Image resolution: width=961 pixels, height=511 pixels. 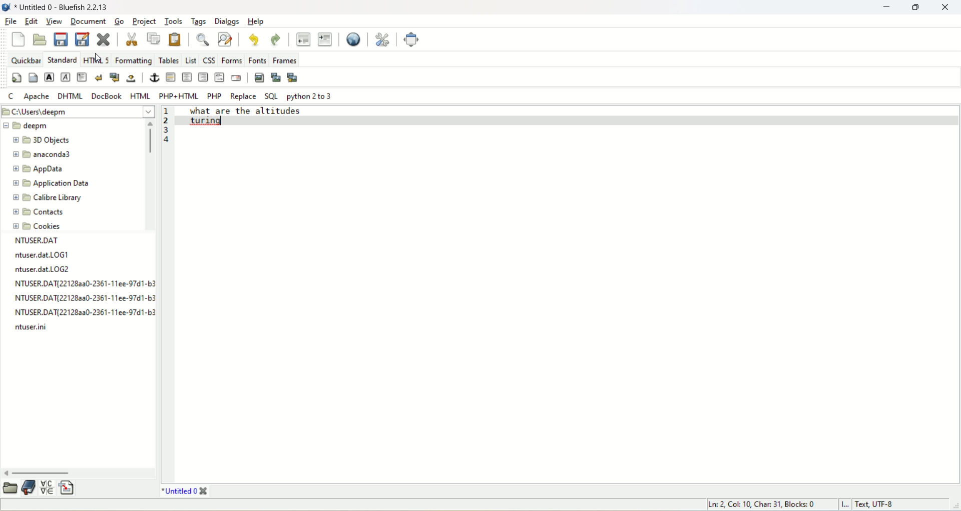 I want to click on ln, col, char, block, so click(x=758, y=504).